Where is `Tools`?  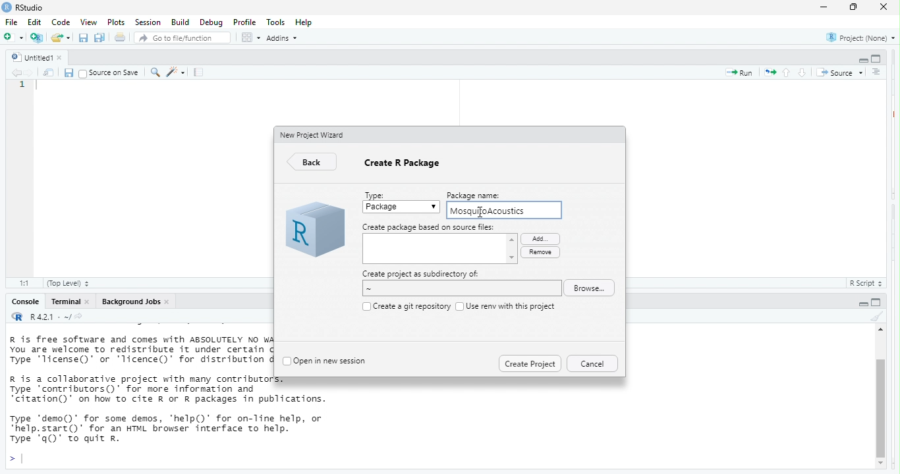 Tools is located at coordinates (275, 23).